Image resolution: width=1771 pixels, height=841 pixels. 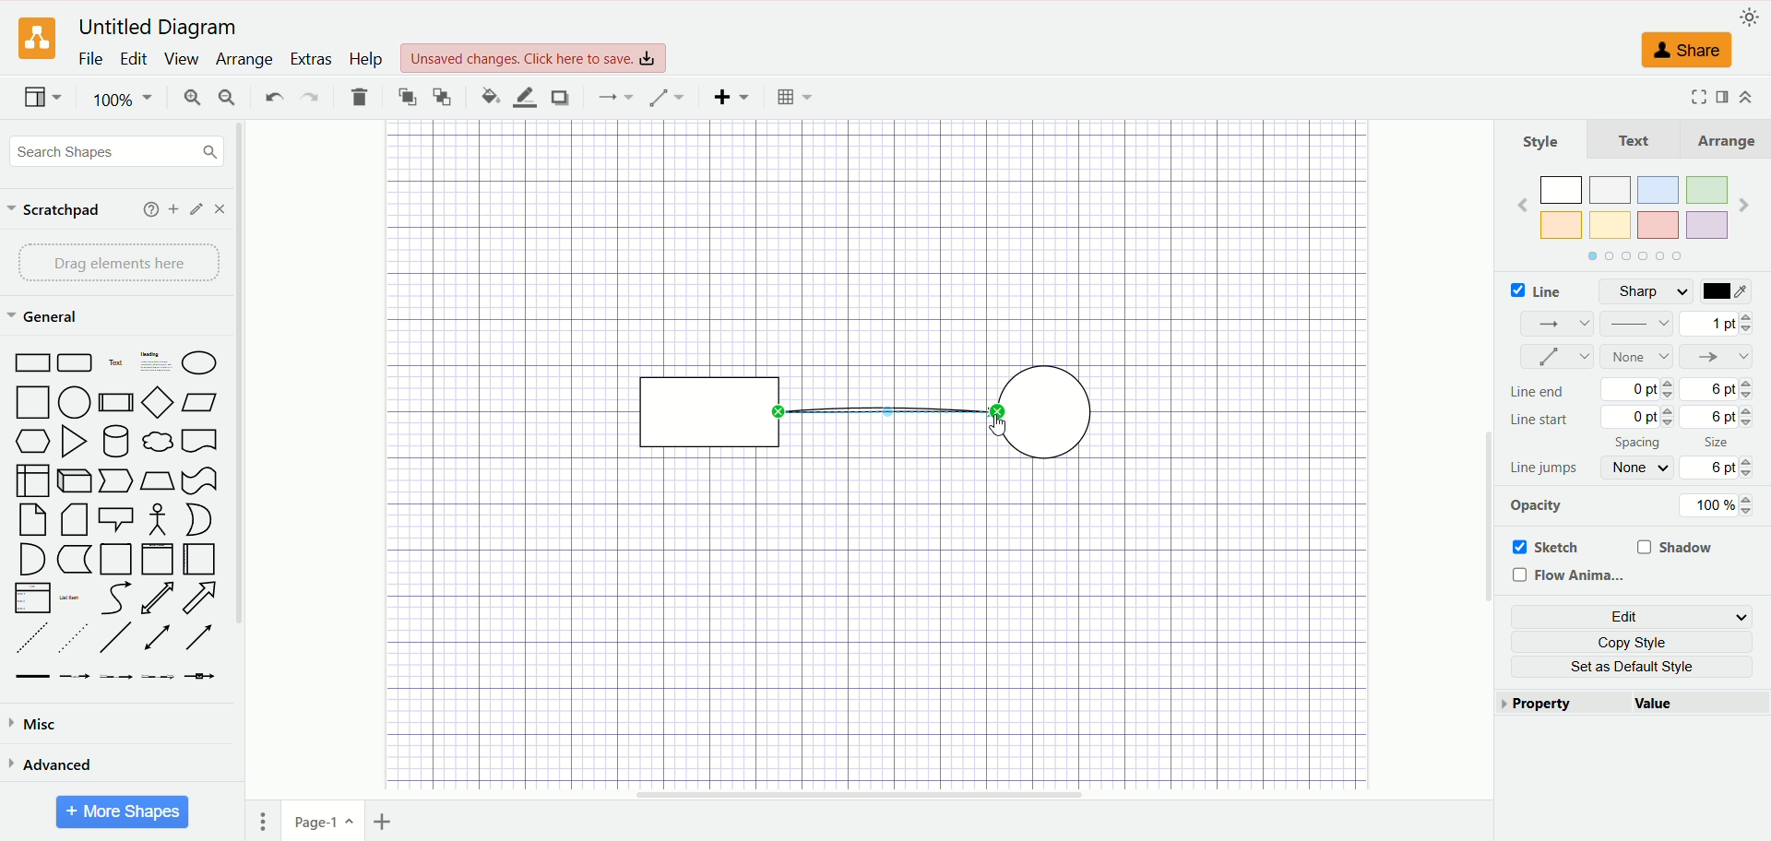 I want to click on help, so click(x=366, y=60).